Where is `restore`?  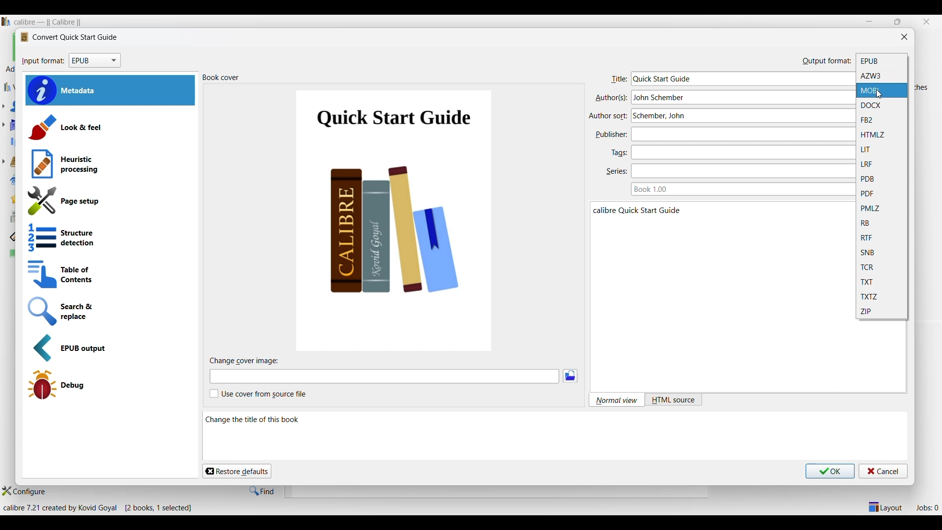
restore is located at coordinates (897, 22).